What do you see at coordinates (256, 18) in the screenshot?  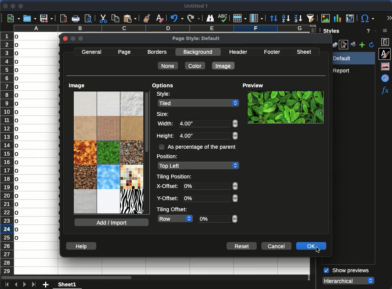 I see `column` at bounding box center [256, 18].